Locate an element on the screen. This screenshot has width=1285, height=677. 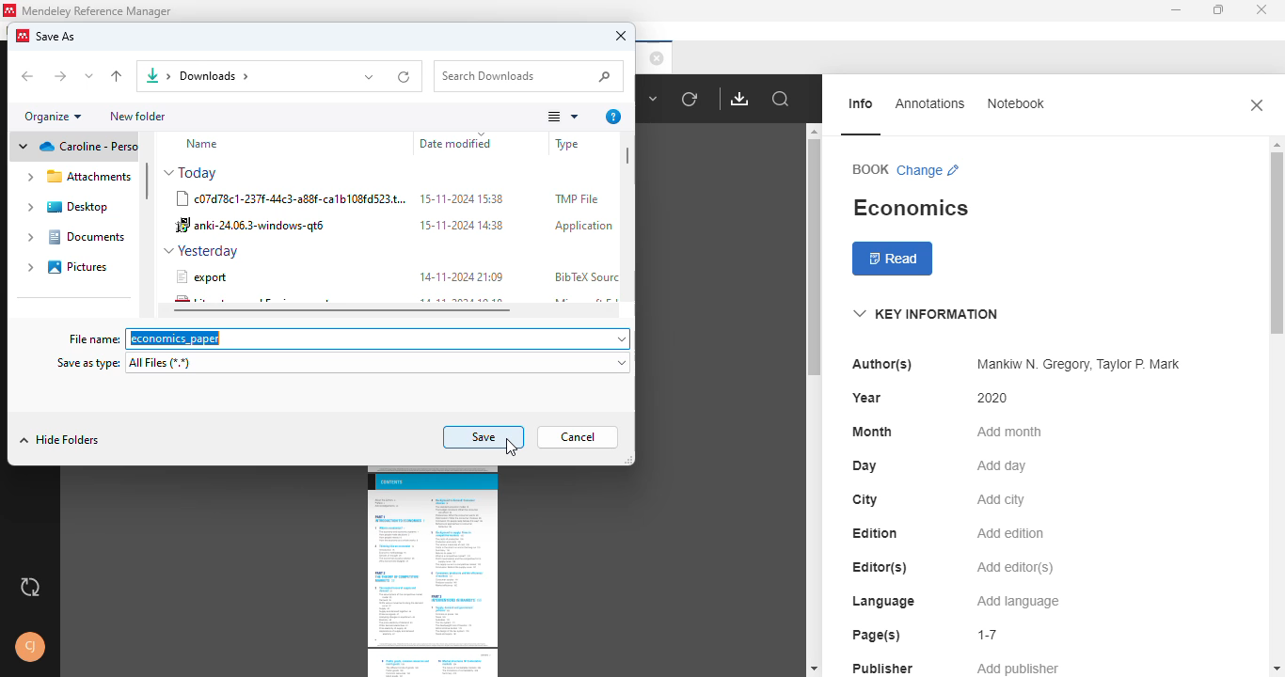
city is located at coordinates (865, 499).